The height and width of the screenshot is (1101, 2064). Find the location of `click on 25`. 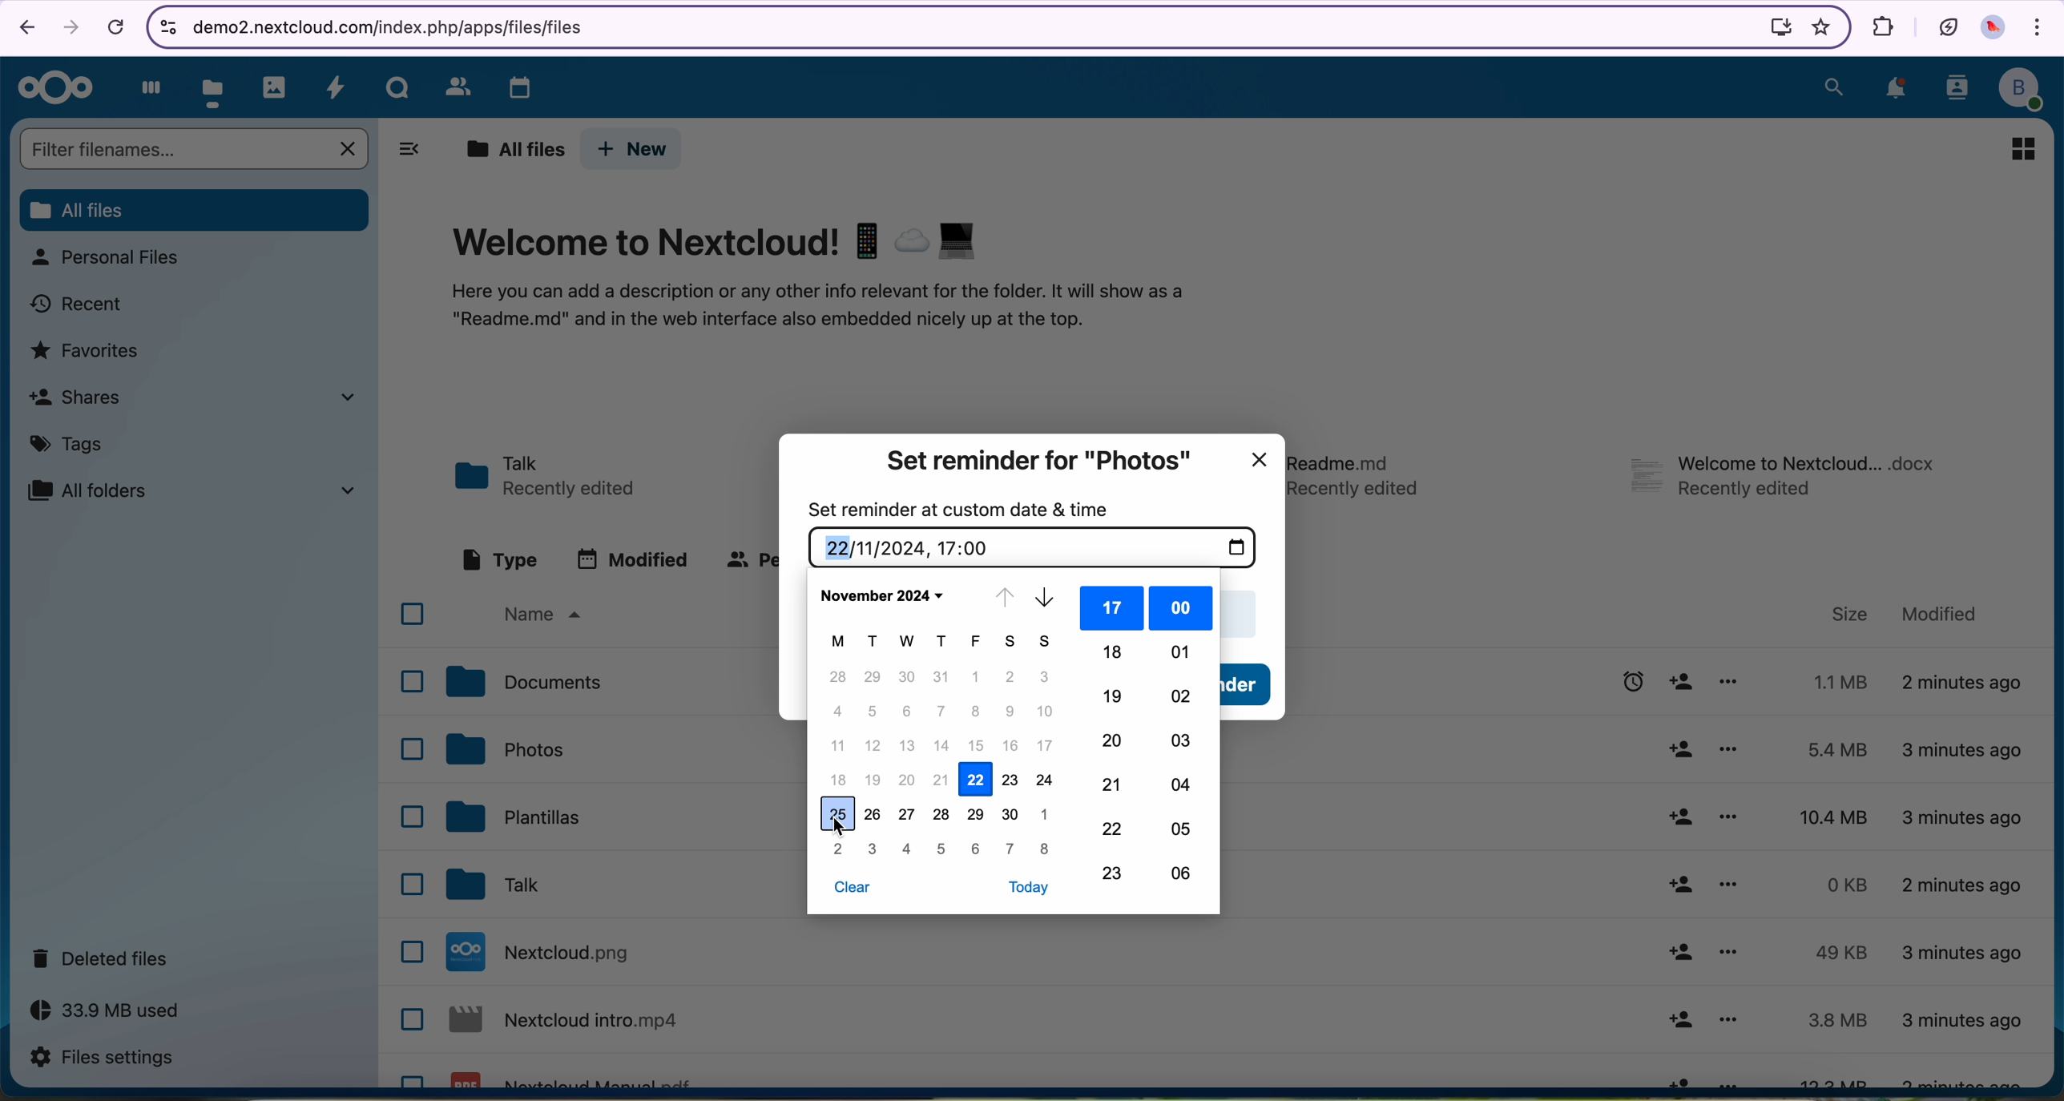

click on 25 is located at coordinates (840, 816).